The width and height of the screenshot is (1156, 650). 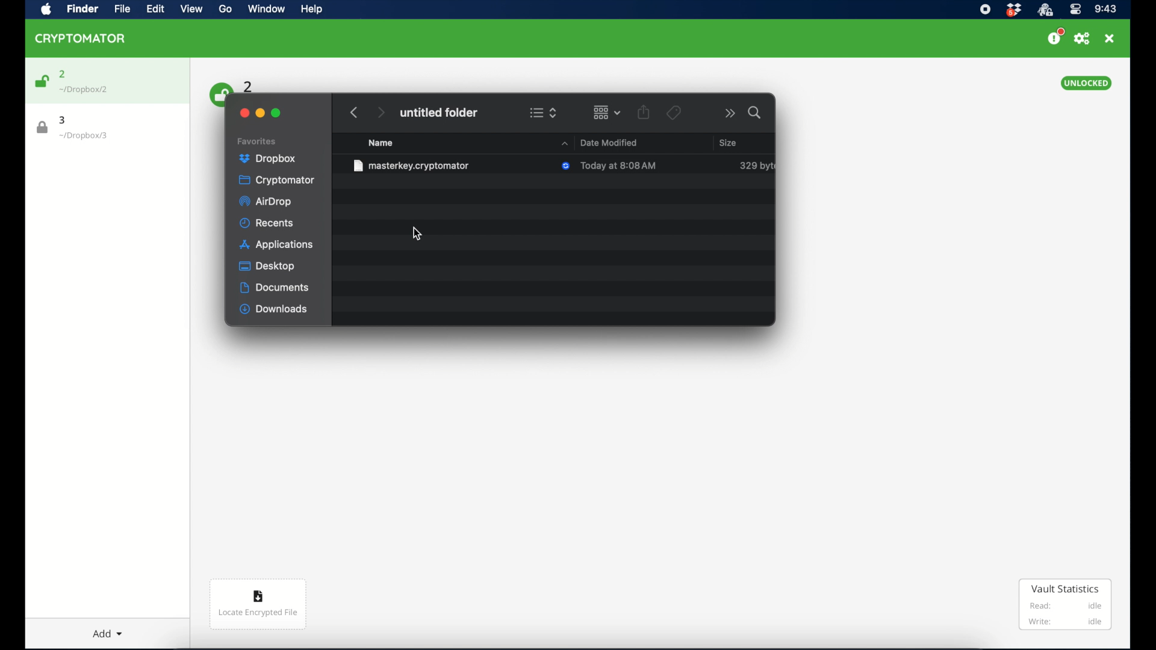 I want to click on view, so click(x=191, y=9).